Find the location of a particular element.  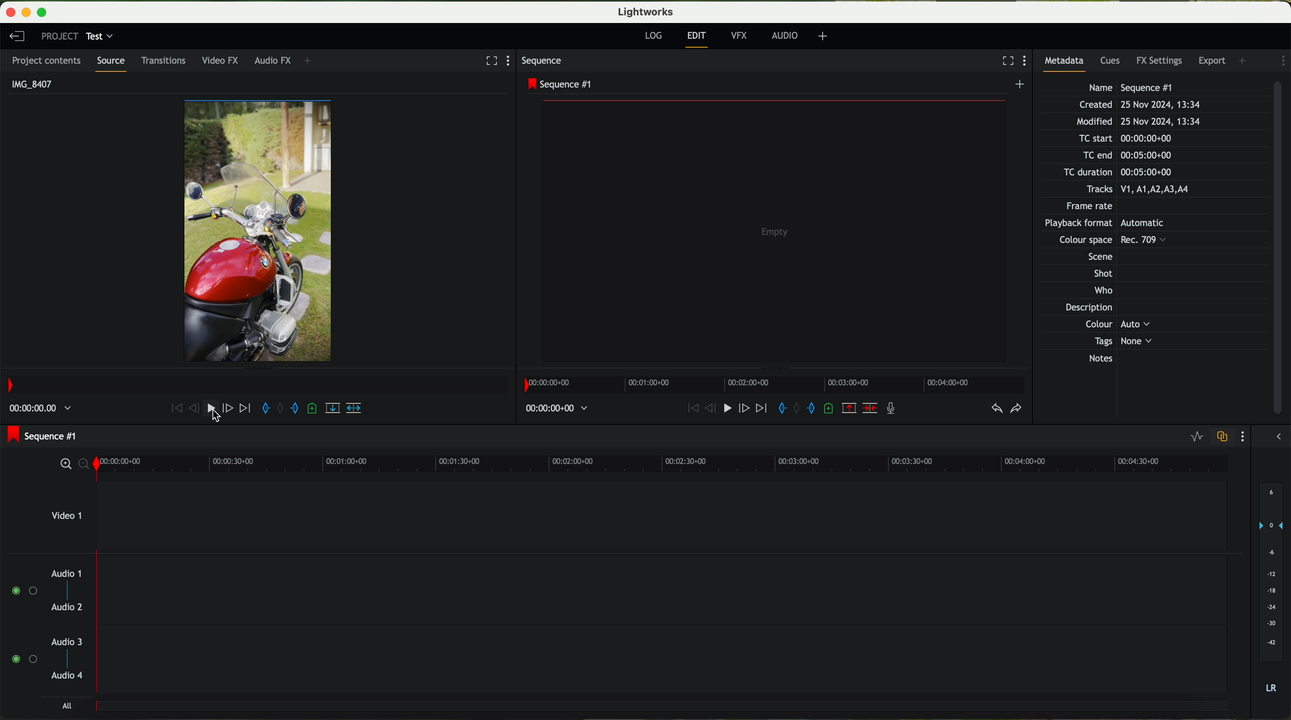

video 1 is located at coordinates (620, 515).